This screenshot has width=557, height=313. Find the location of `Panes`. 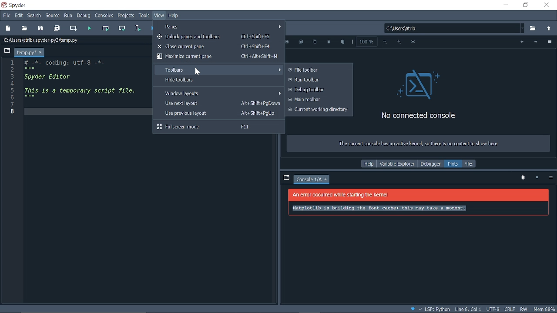

Panes is located at coordinates (222, 26).